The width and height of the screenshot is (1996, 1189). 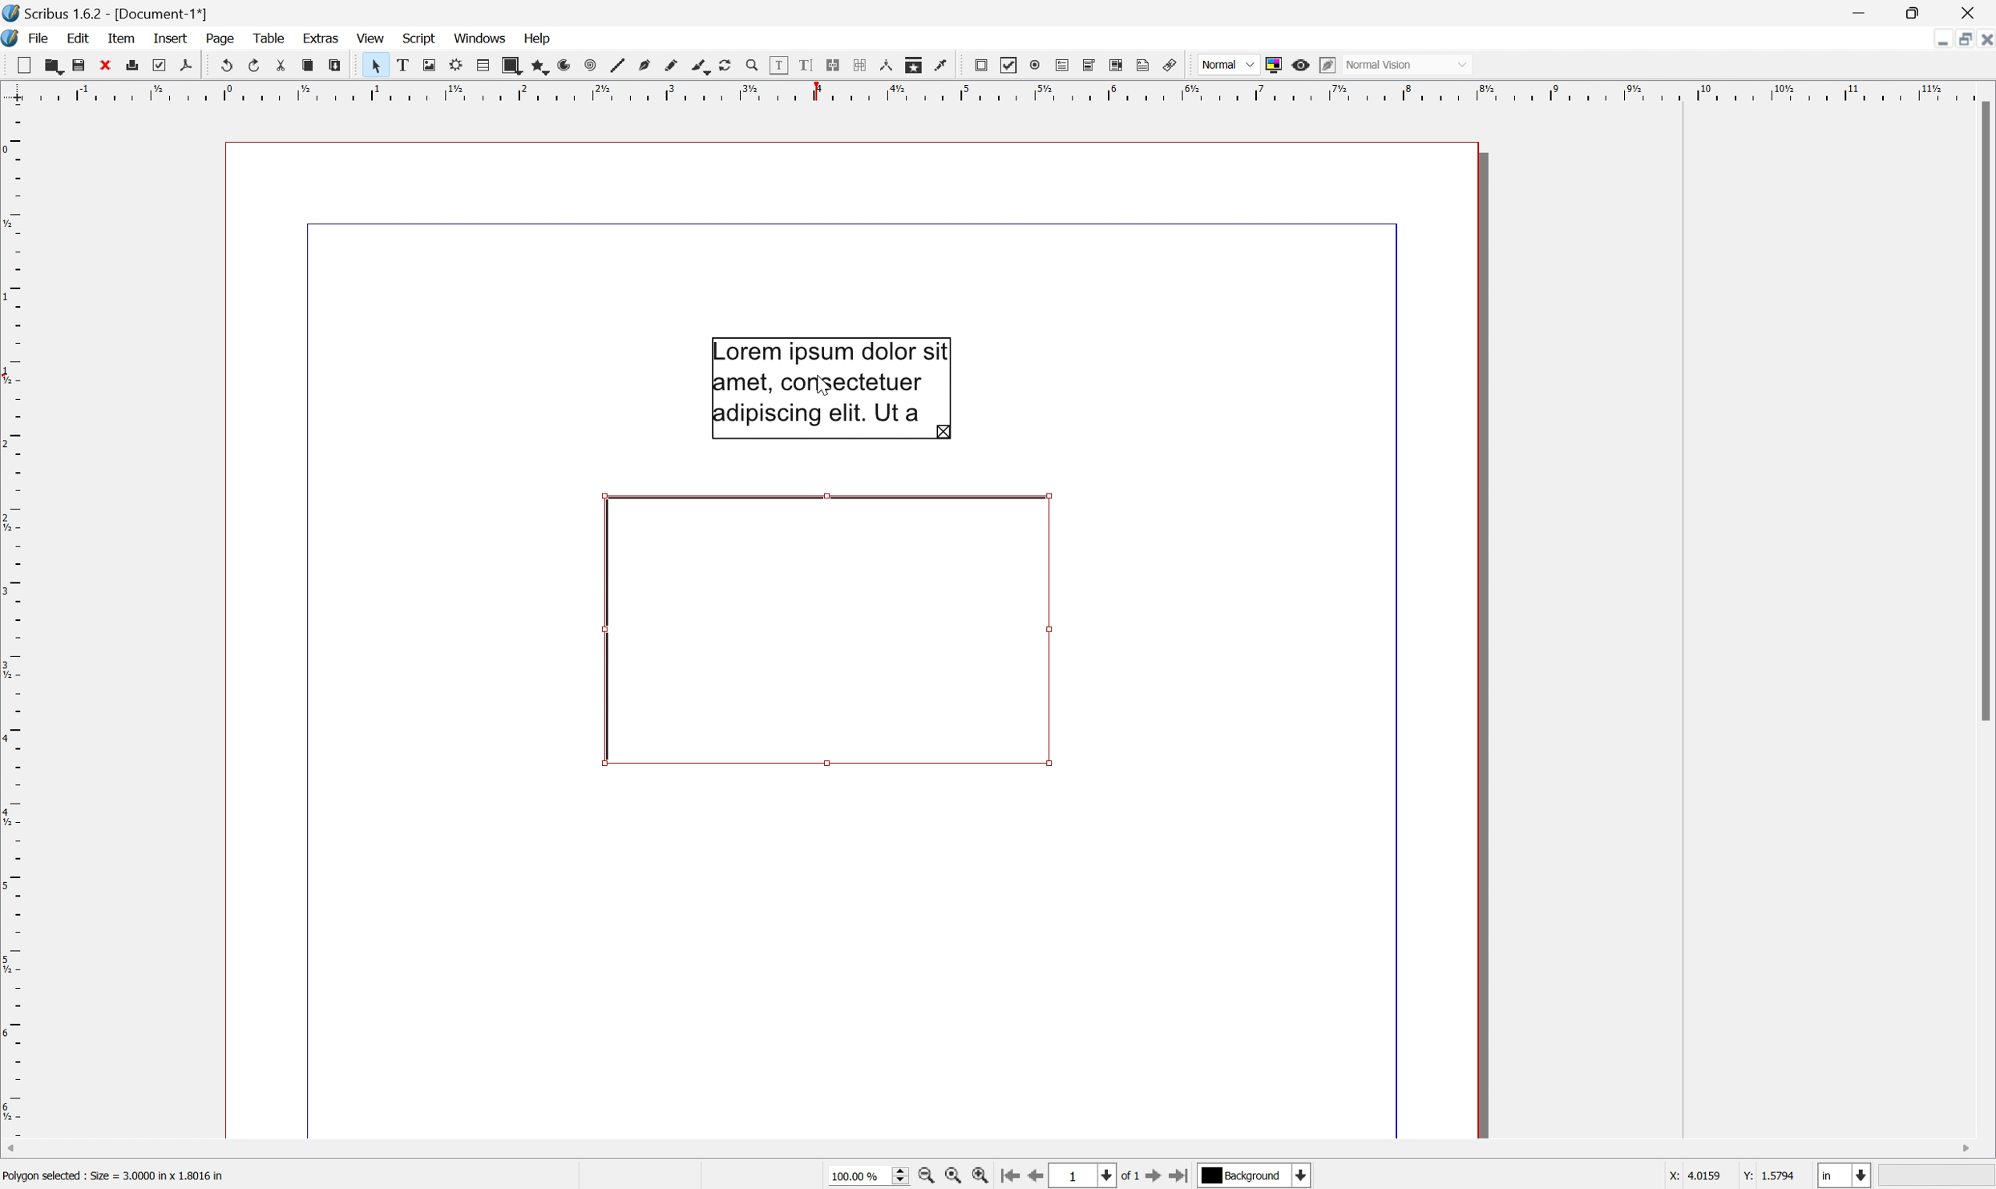 What do you see at coordinates (1845, 1176) in the screenshot?
I see `Select the current unit` at bounding box center [1845, 1176].